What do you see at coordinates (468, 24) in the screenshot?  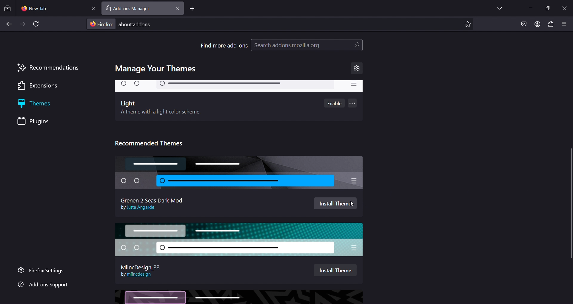 I see `bookmark page` at bounding box center [468, 24].